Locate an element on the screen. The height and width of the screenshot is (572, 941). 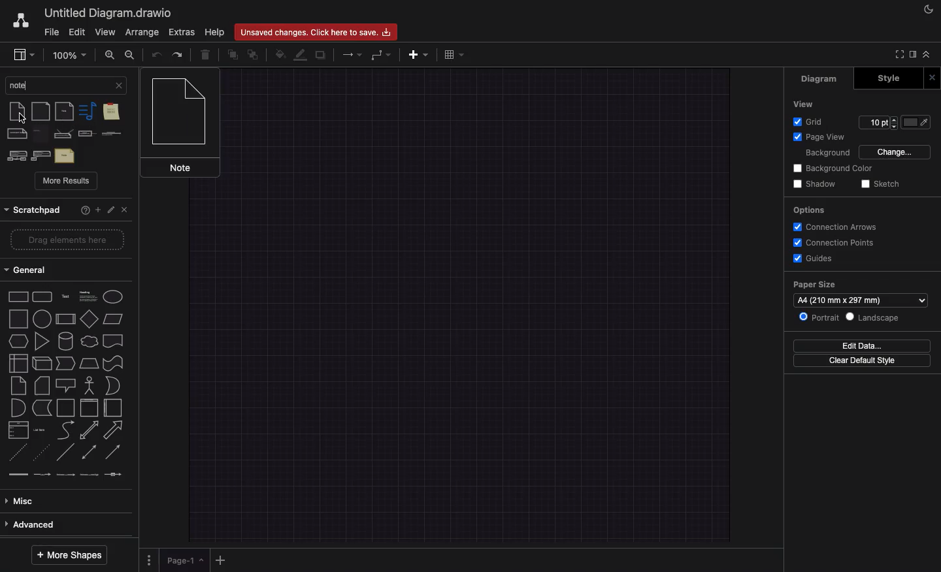
Background is located at coordinates (825, 153).